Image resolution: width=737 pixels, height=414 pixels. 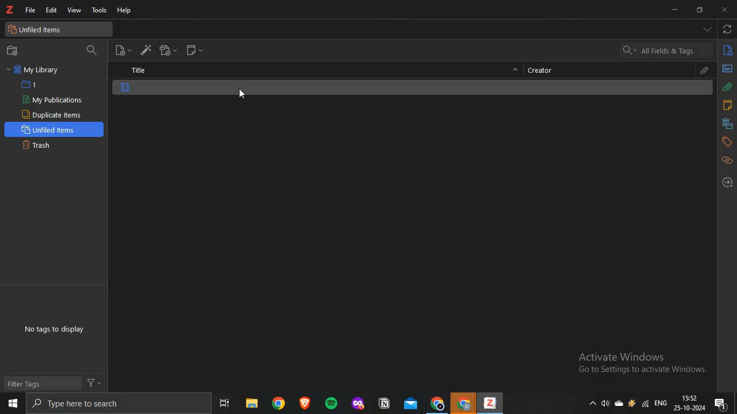 What do you see at coordinates (727, 105) in the screenshot?
I see `notes` at bounding box center [727, 105].